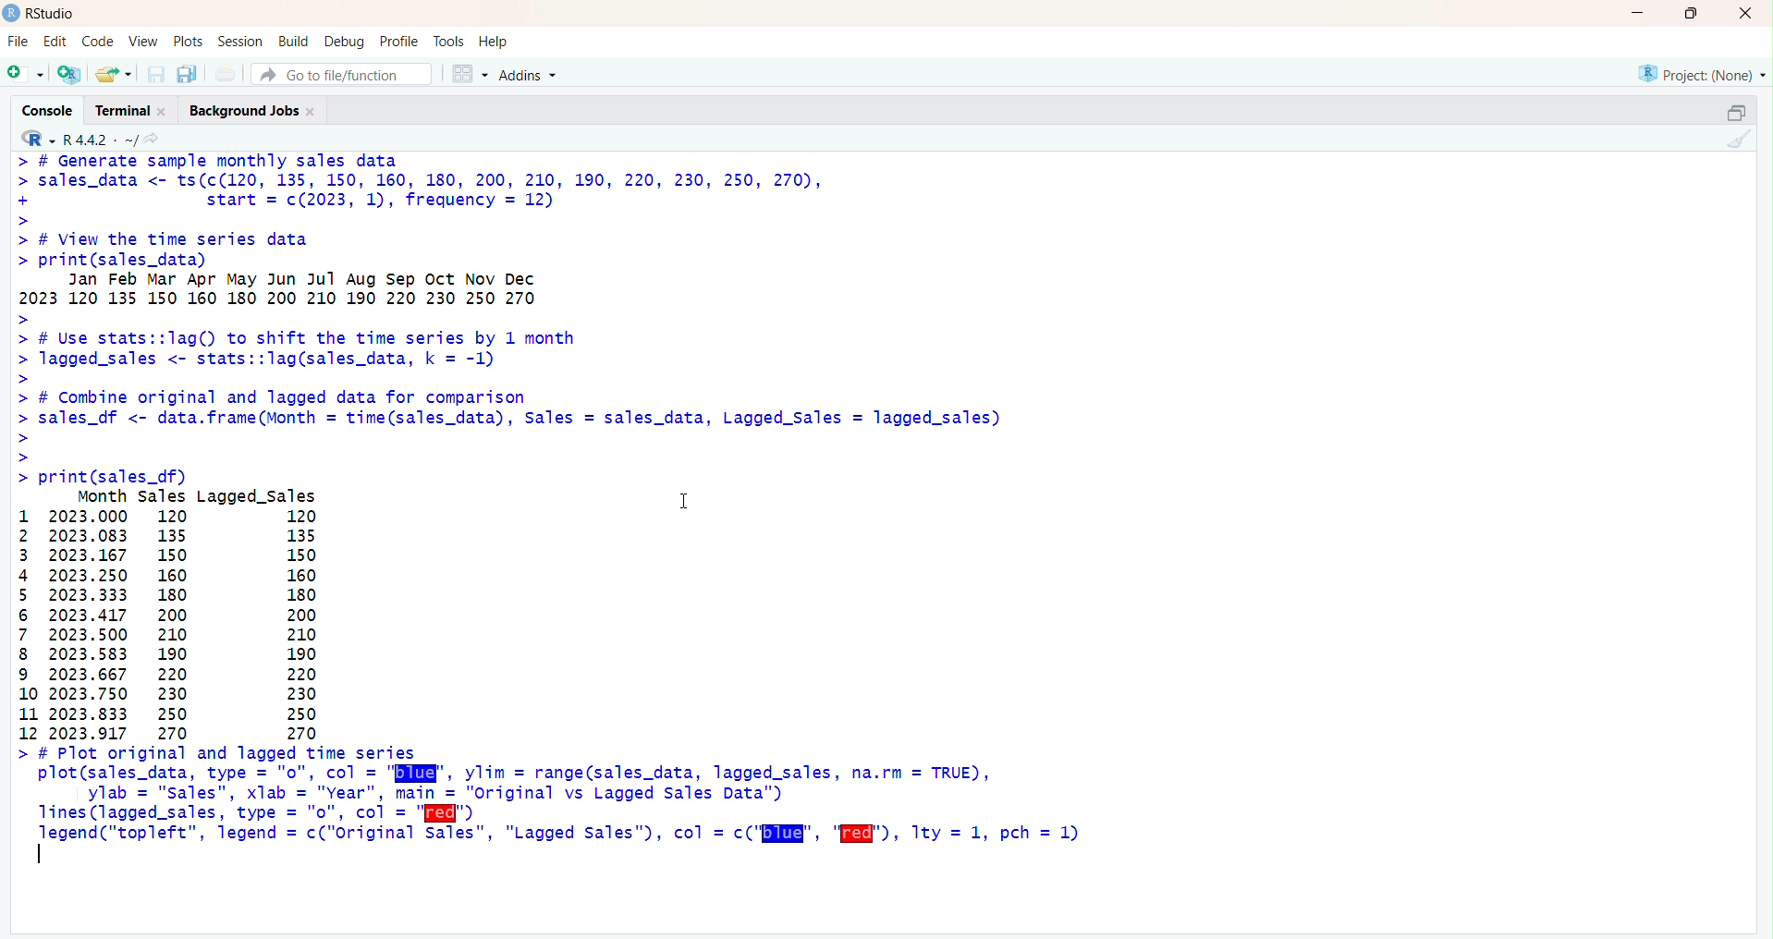  I want to click on cursor, so click(685, 505).